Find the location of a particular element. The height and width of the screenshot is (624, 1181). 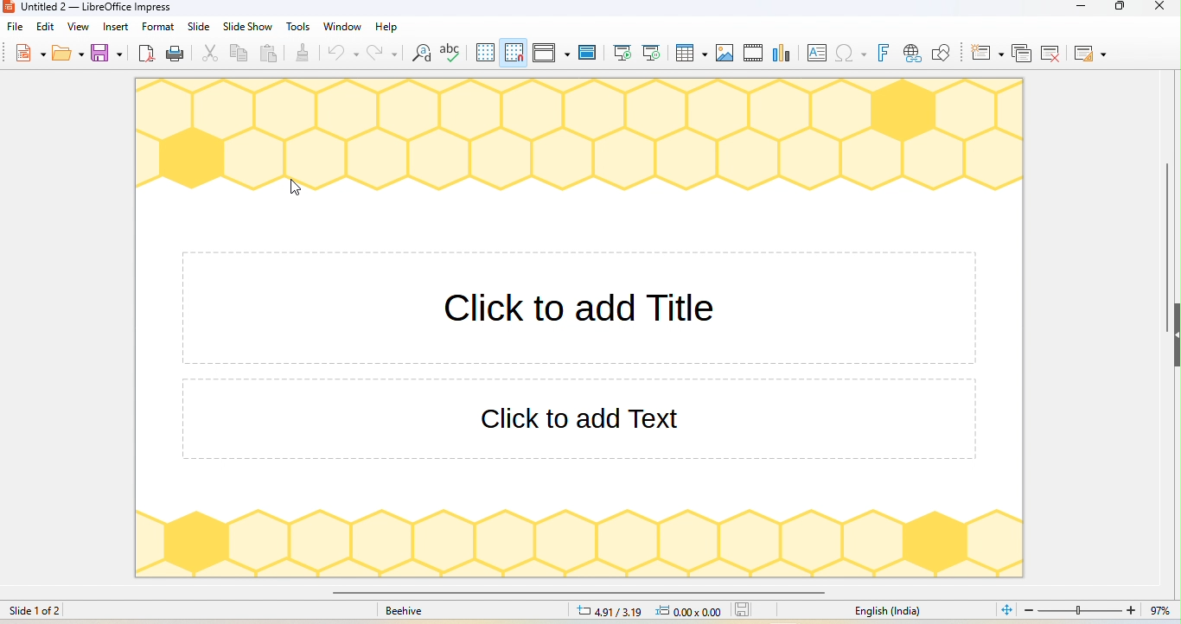

print is located at coordinates (176, 54).